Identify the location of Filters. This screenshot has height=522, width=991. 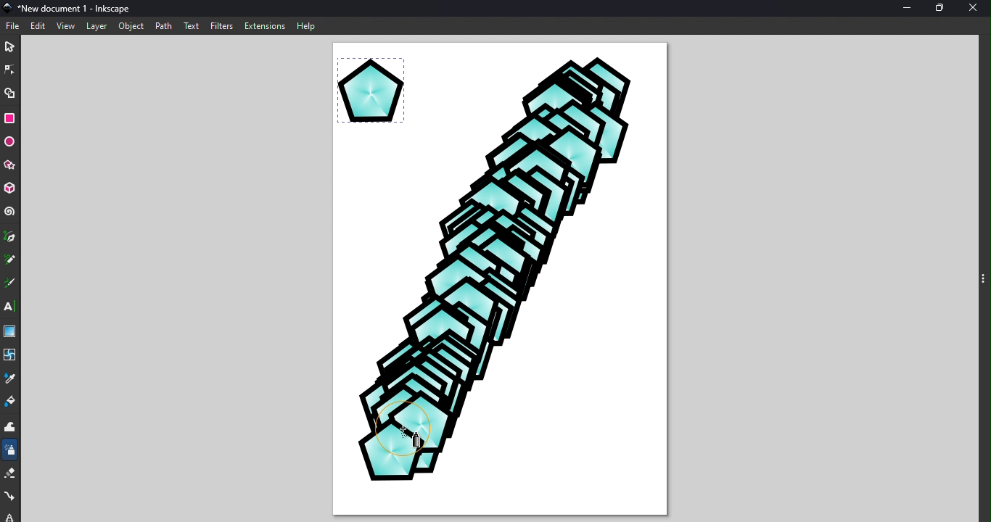
(222, 25).